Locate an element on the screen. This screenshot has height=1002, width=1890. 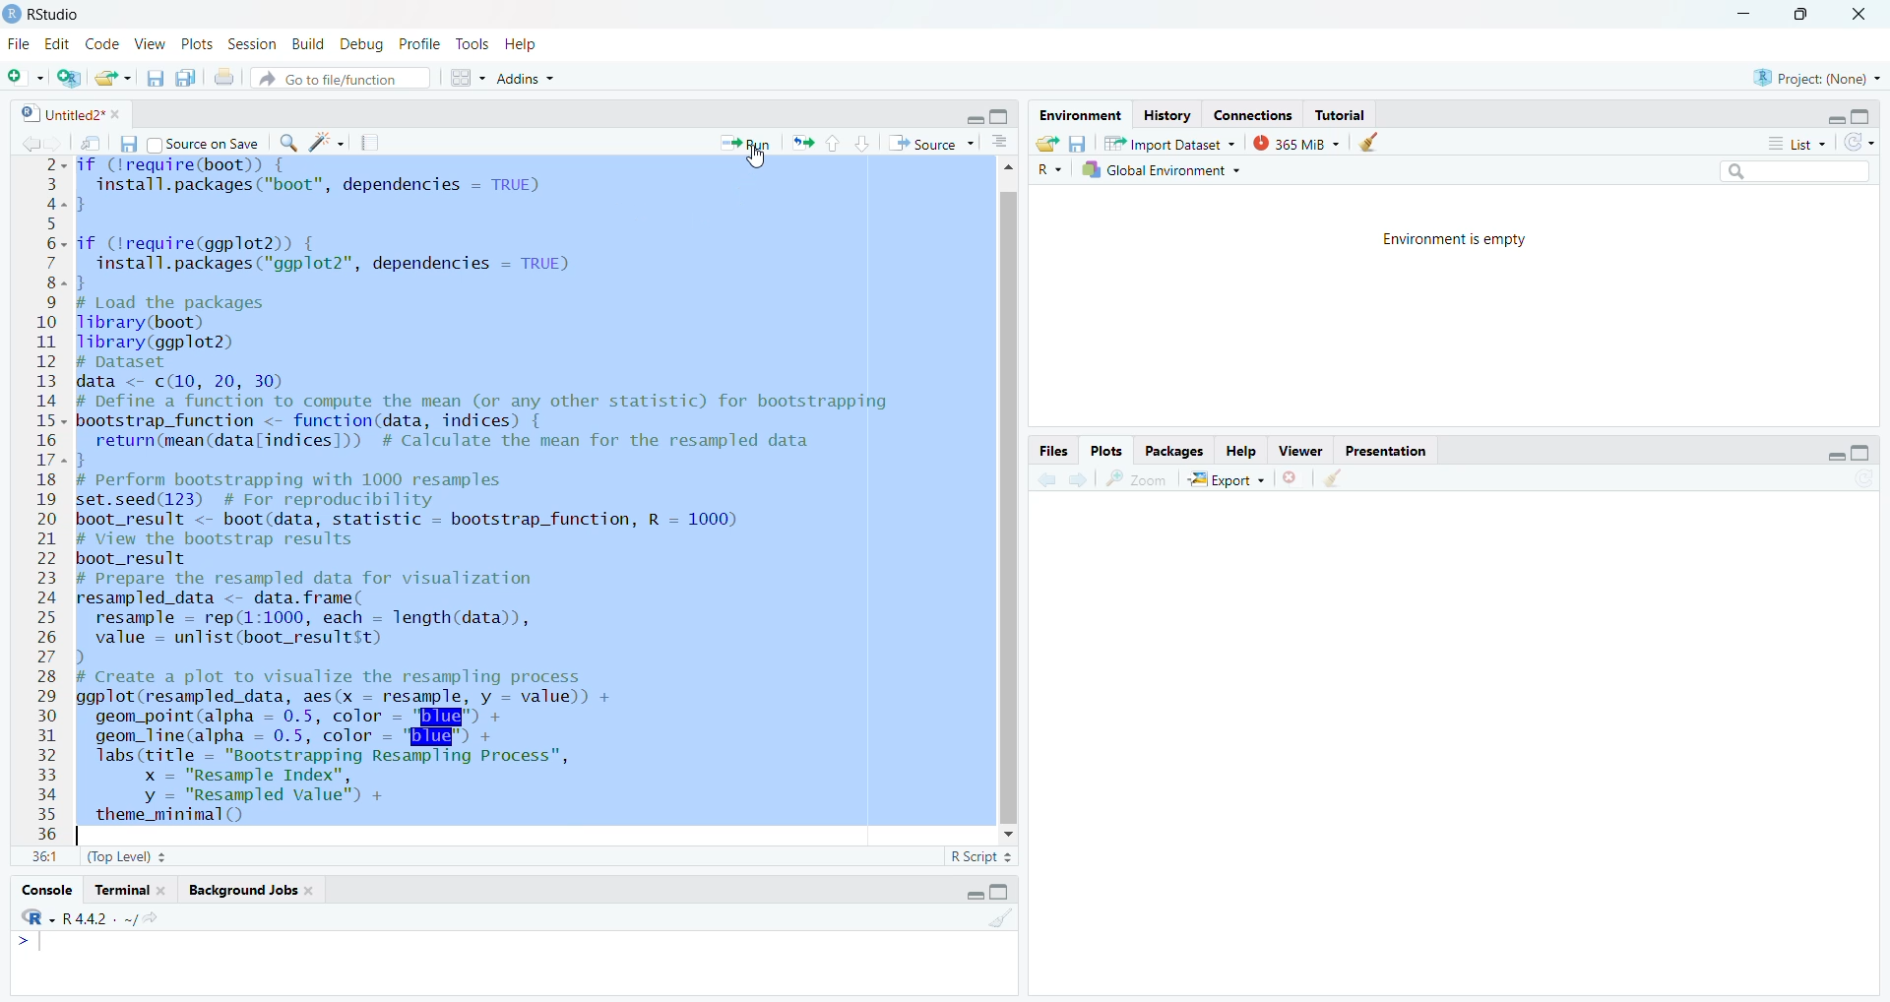
install.packages ("boot", dependencies = TRUE)
}
if (lrequire(ggplot2)) {
install.packages("ggplot2", dependencies = TRUE)
3
# Load the packages
Tibrary(boot)
Tibrary(ggplot2)
# Dataset
data <- c(10, 20, 30)
# Define a function to compute the mean (or any other statistic) for bootstrapping
bootstrap_function <- function(data, indices) {
return(mean(datalindices])) # Calculate the mean for the resampled data
3
# perform bootstrapping with 1000 resamples
set.seed(123) # For reproducibility
boot_result <- boot(data, statistic = bootstrap_function, R = 1000)
# View the bootstrap results
boot_result
# Prepare the resampled data for visualization
resampled_data <- data. frame(
resample = rep(1:1000, each = Tlength(data)),
value = unlist(boot_resultst)
)
# Create a plot to visualize the resampling process
ggplot(resampled_data, aes(x = resample, y = value)) +
geom_point(alpha = 0.5, color =" |") +
geom_line(alpha = 0.5, color = " I") +
Tabs(title = "Bootstrapping Resampling Process",
x = "Resample Index",
y = "Resampled value") + 1
theme_minimal () is located at coordinates (530, 491).